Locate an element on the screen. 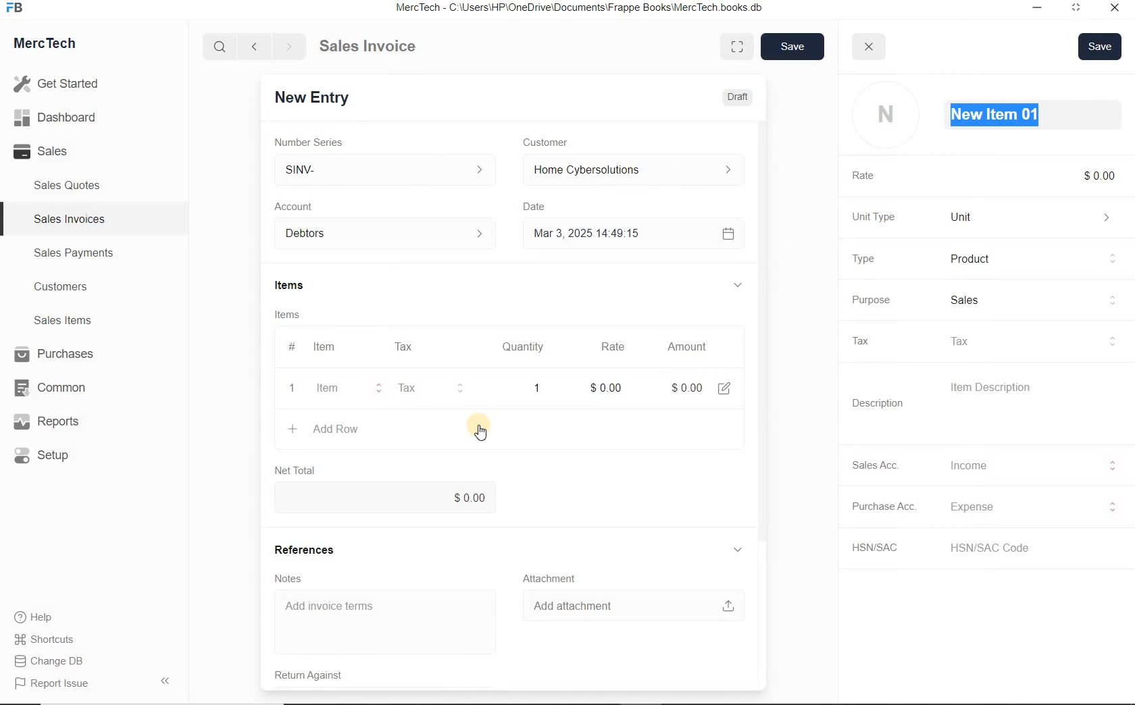 This screenshot has height=705, width=1135. Customer is located at coordinates (553, 142).